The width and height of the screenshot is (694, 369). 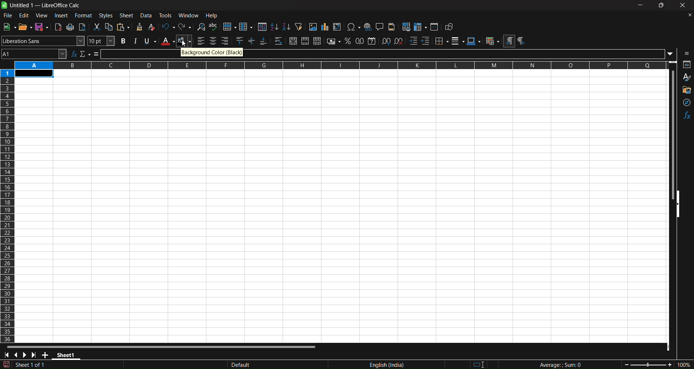 What do you see at coordinates (166, 15) in the screenshot?
I see `tools` at bounding box center [166, 15].